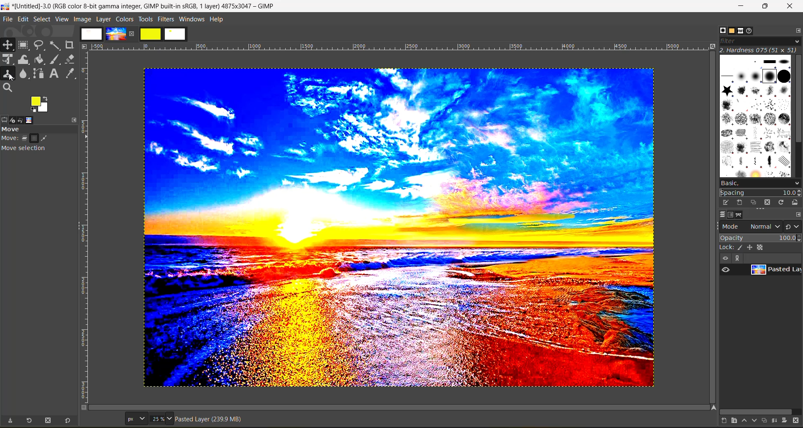 The image size is (803, 428). I want to click on image, so click(396, 230).